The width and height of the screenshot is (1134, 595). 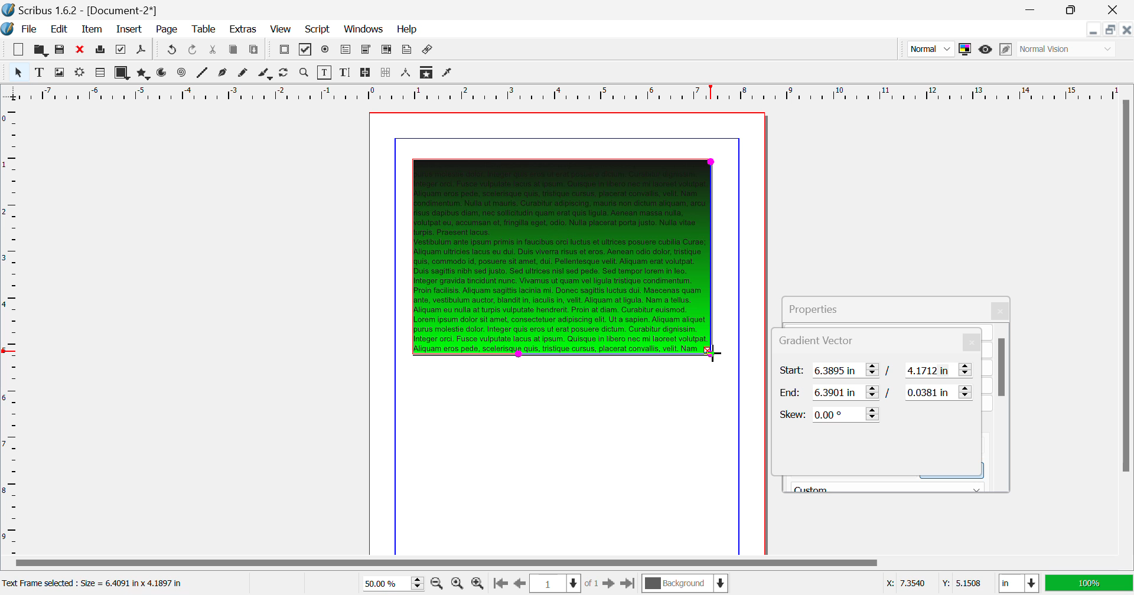 What do you see at coordinates (438, 583) in the screenshot?
I see `Zoom Out` at bounding box center [438, 583].